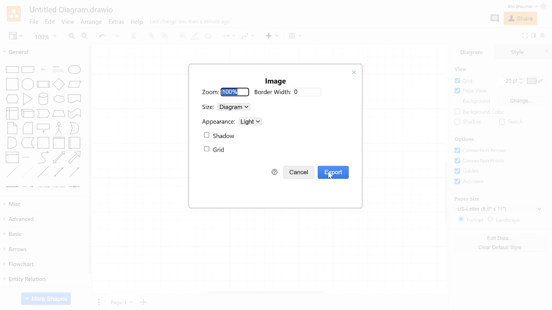 The height and width of the screenshot is (310, 552). Describe the element at coordinates (85, 10) in the screenshot. I see `Save` at that location.